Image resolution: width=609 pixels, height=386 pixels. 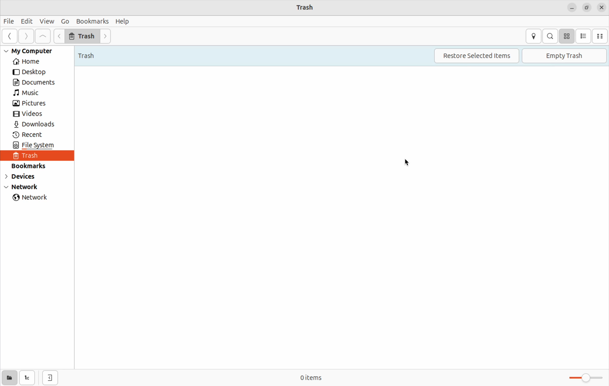 What do you see at coordinates (43, 36) in the screenshot?
I see `Go up` at bounding box center [43, 36].